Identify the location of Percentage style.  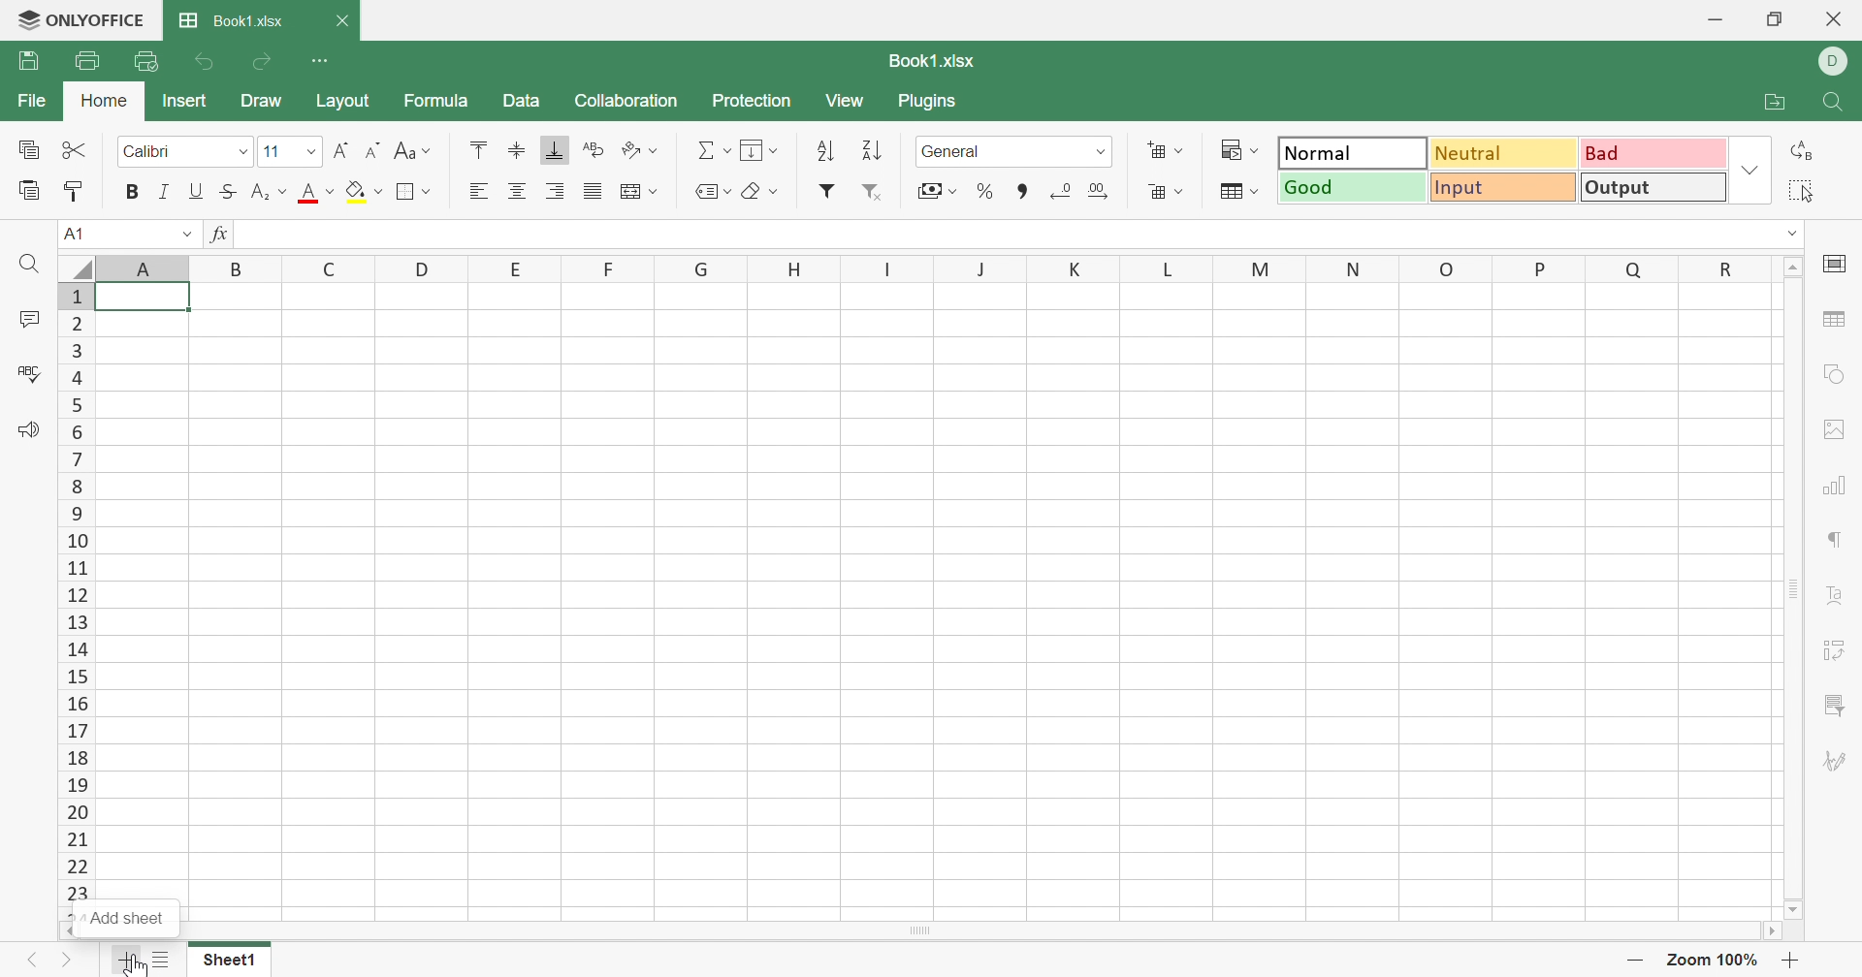
(987, 190).